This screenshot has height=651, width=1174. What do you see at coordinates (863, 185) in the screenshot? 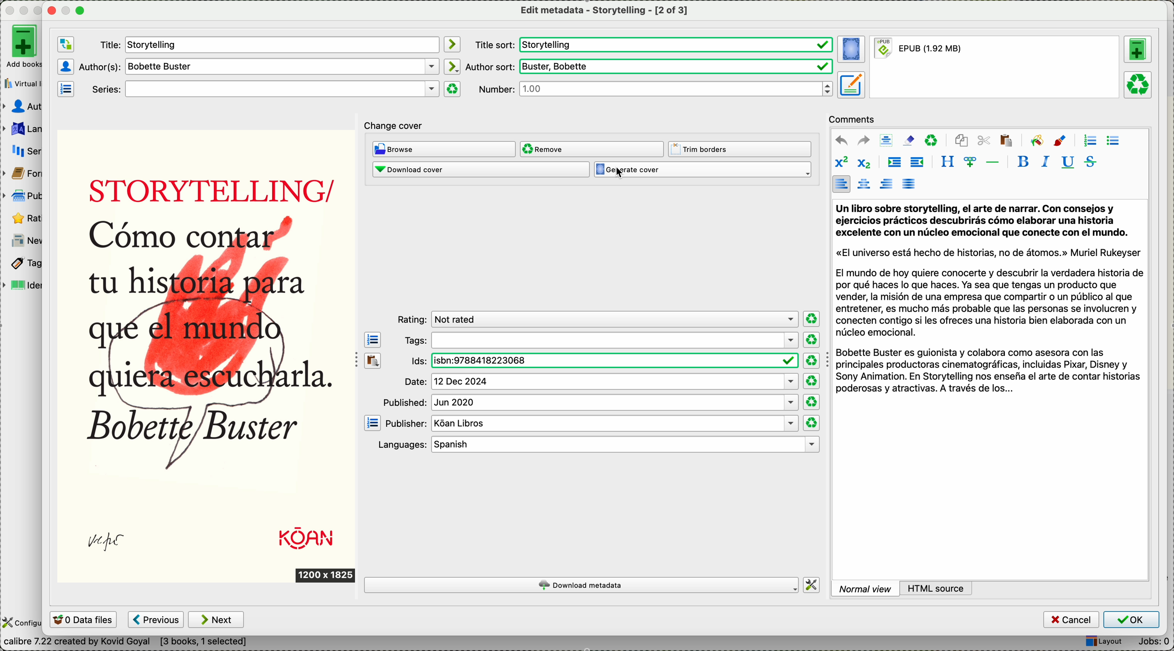
I see `align center` at bounding box center [863, 185].